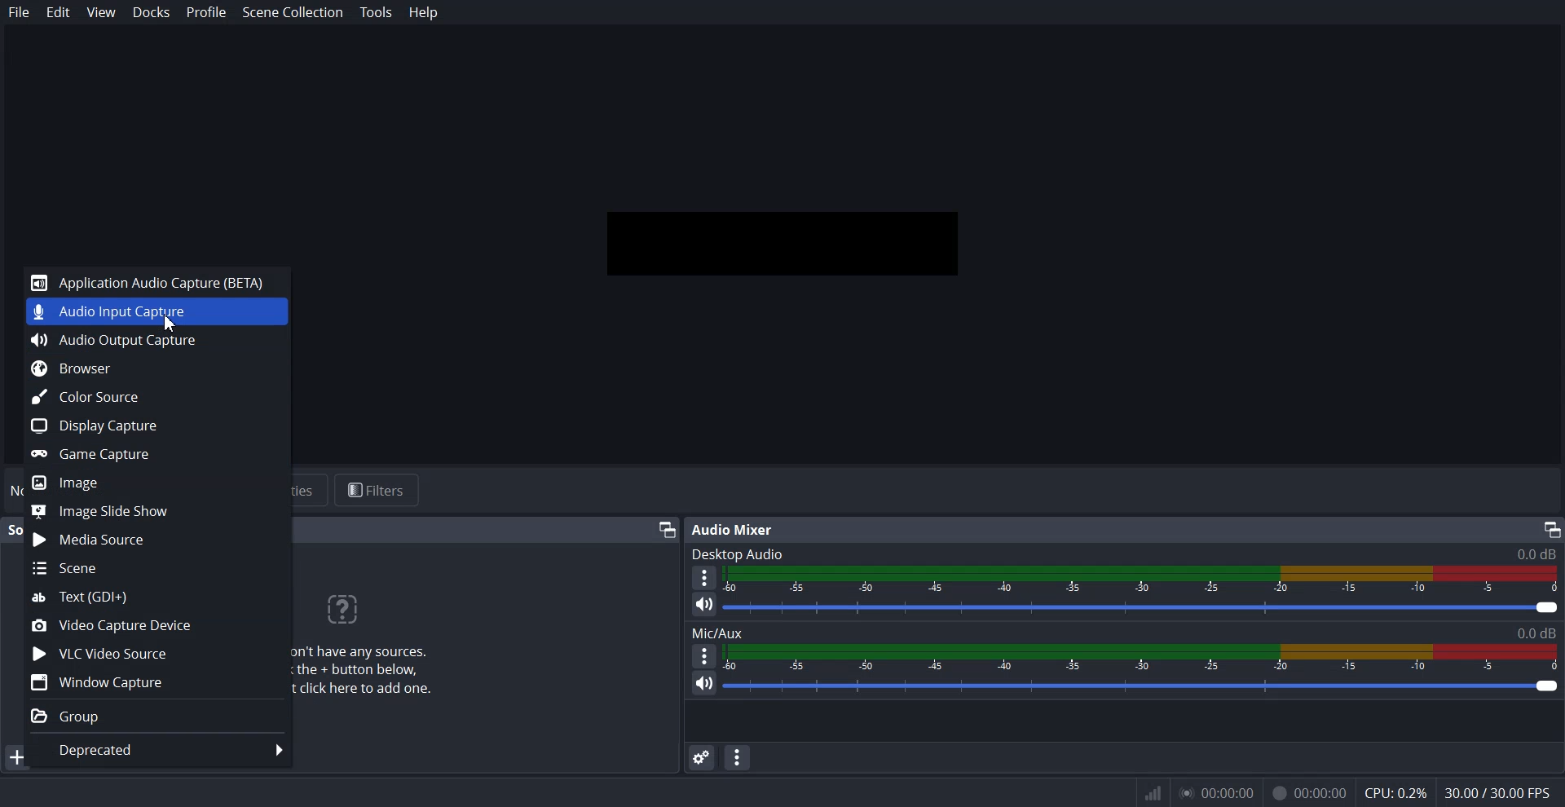  I want to click on Scene, so click(156, 567).